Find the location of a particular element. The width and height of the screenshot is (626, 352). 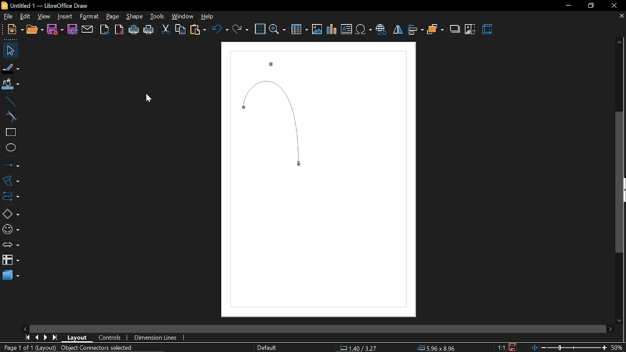

close current tab is located at coordinates (621, 18).